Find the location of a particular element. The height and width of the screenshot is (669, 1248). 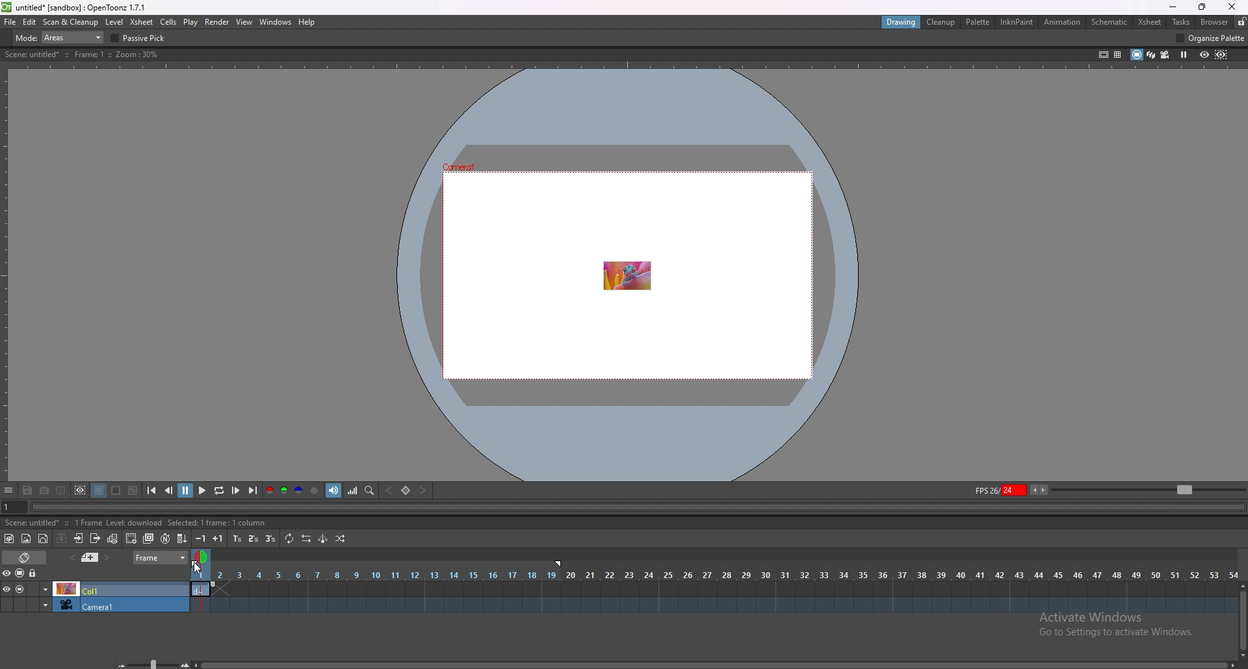

camera stand view is located at coordinates (1136, 55).